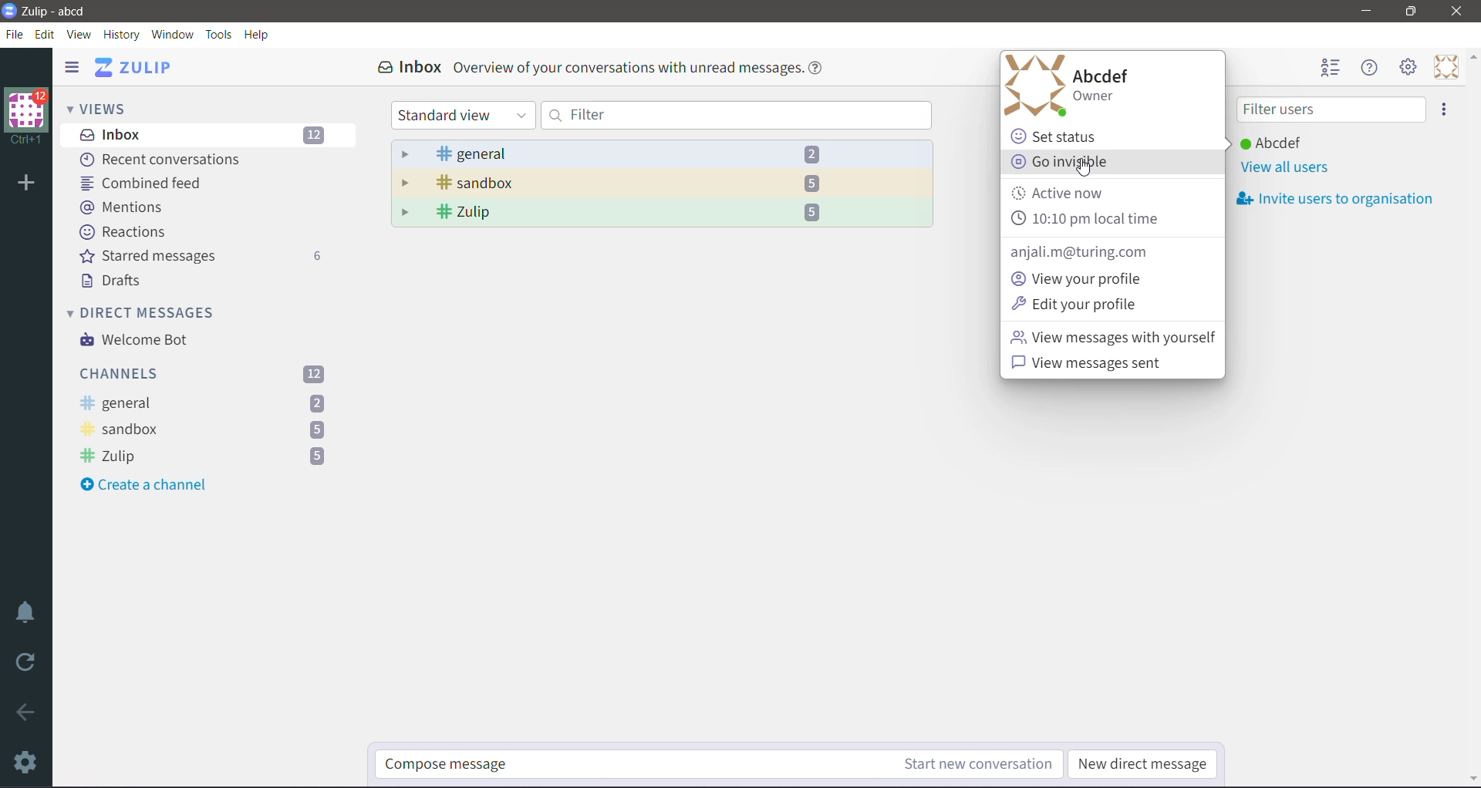  I want to click on Welcome Bot, so click(133, 341).